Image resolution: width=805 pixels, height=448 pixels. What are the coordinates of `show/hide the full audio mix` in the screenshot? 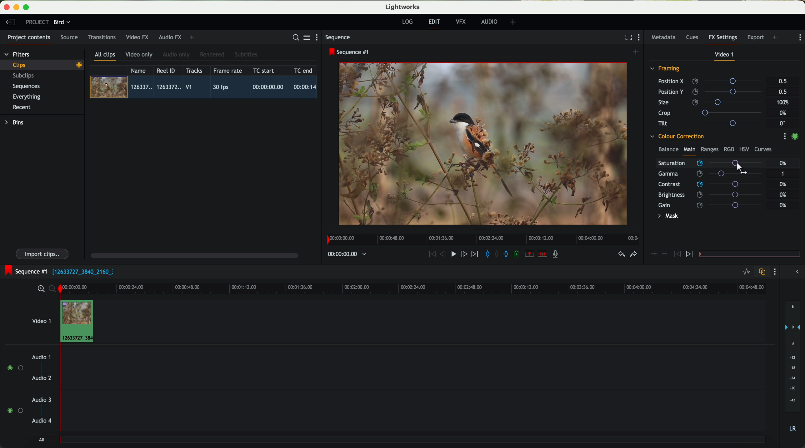 It's located at (795, 272).